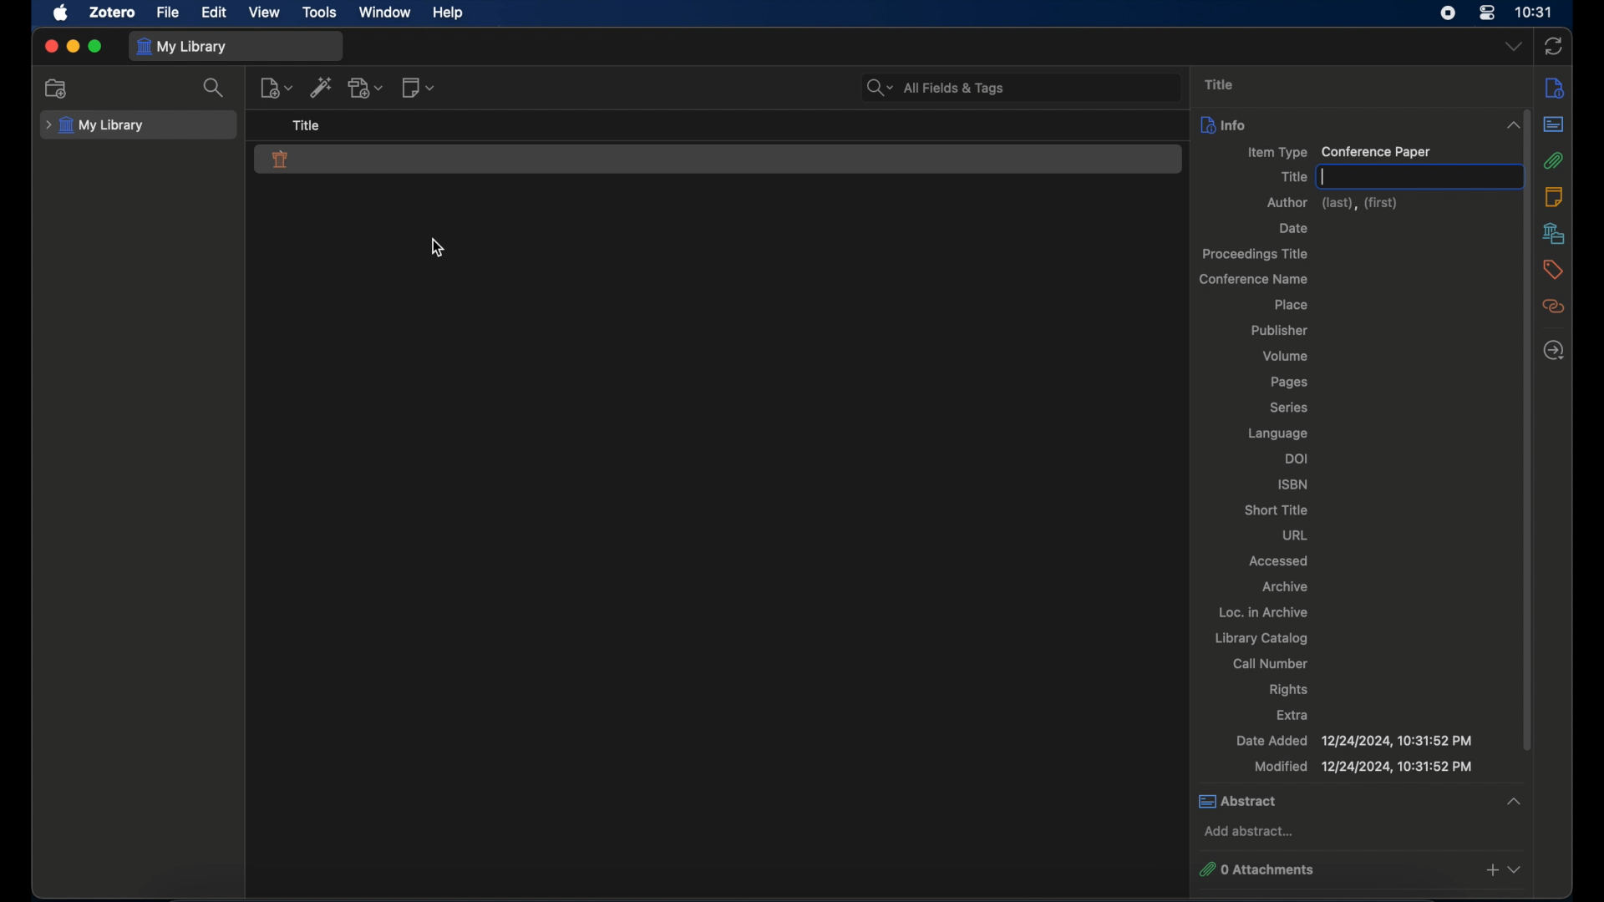 The image size is (1604, 902). I want to click on info, so click(1555, 87).